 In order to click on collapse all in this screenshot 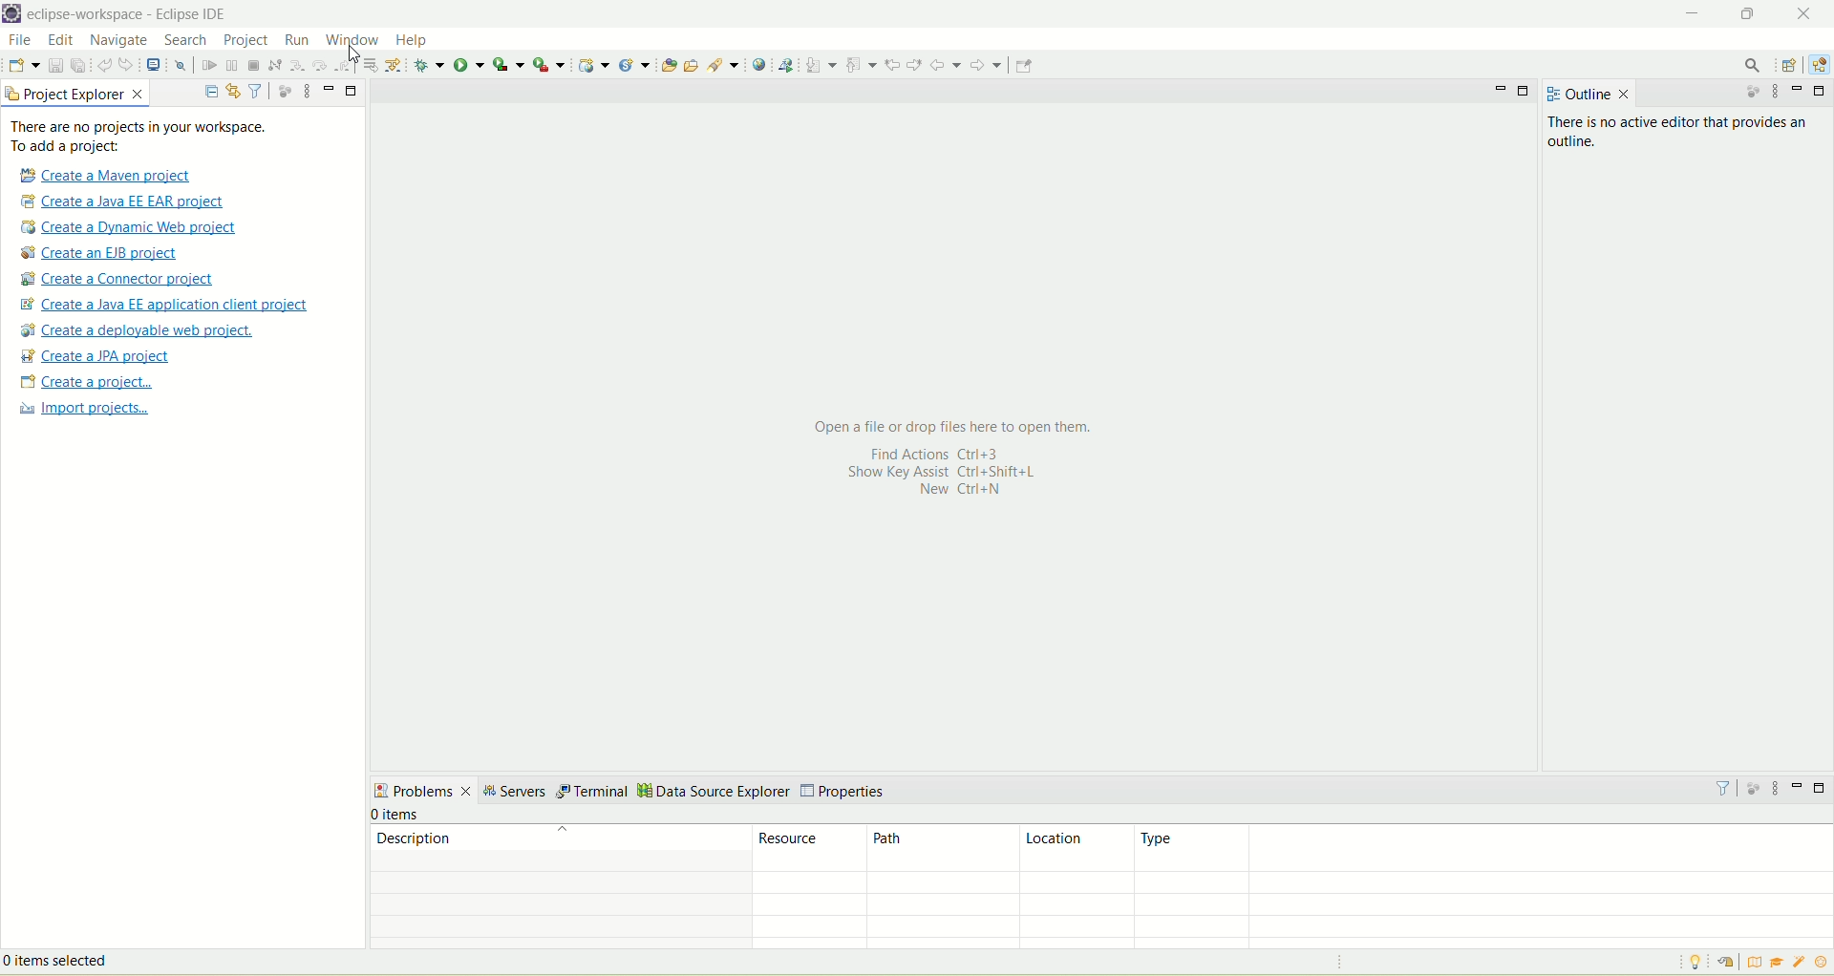, I will do `click(211, 88)`.